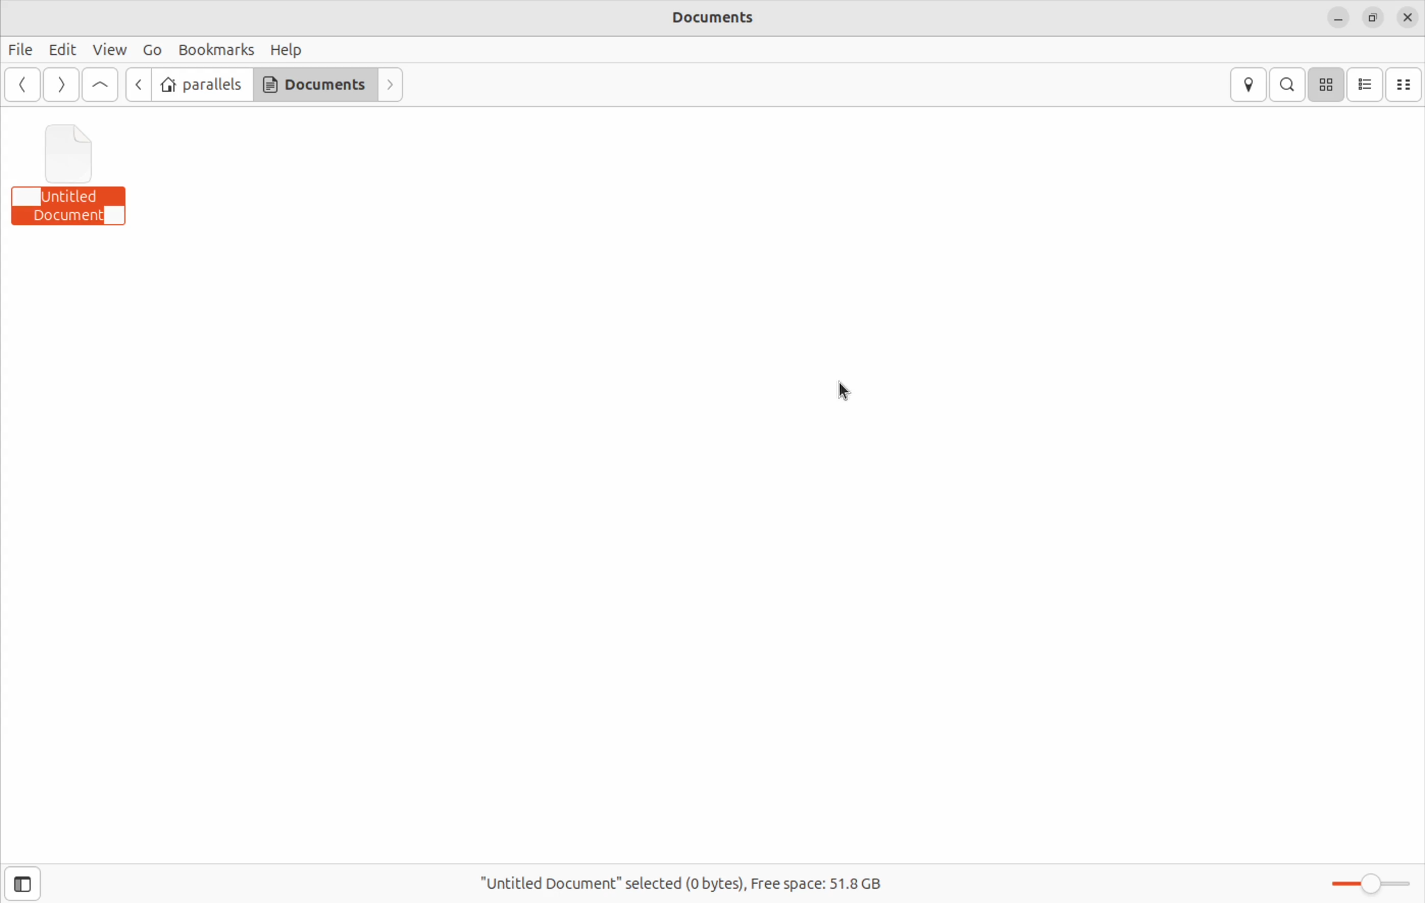 The width and height of the screenshot is (1425, 903). Describe the element at coordinates (1405, 85) in the screenshot. I see `compact view` at that location.